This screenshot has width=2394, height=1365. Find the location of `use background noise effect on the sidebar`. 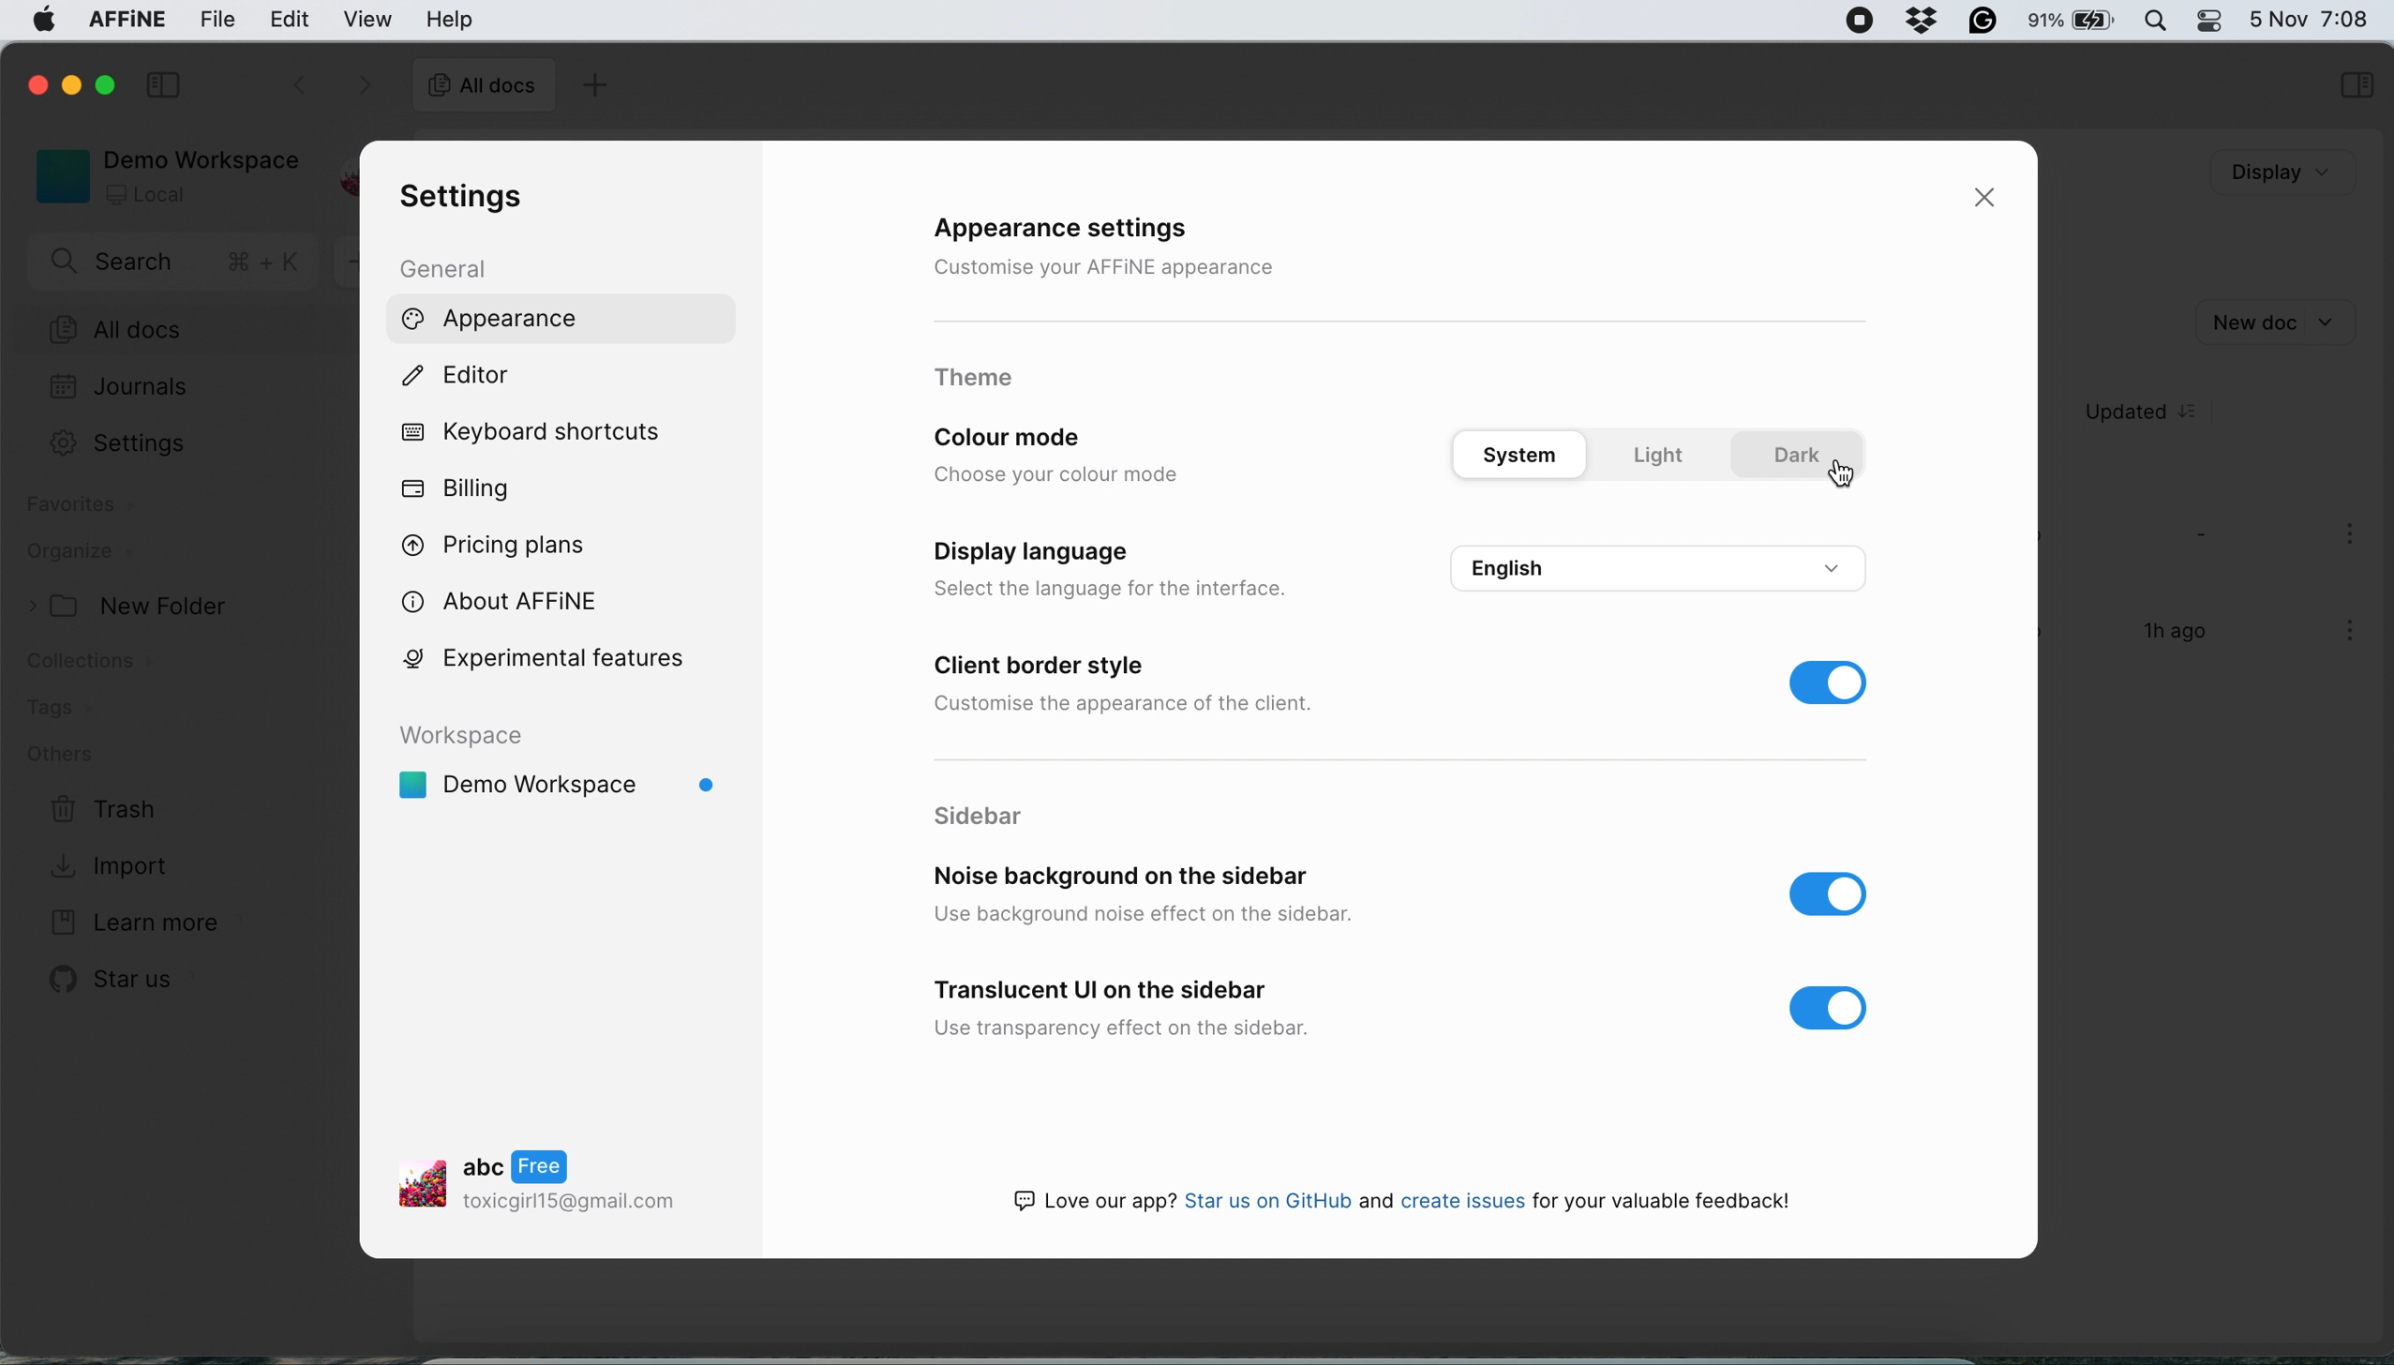

use background noise effect on the sidebar is located at coordinates (1157, 916).